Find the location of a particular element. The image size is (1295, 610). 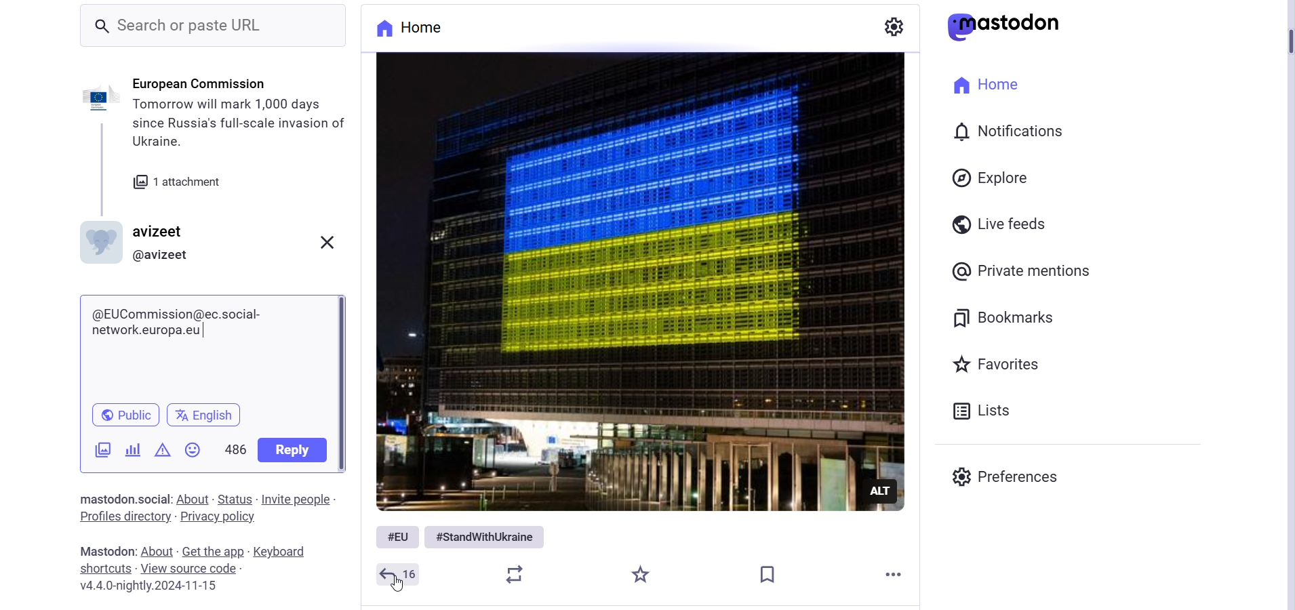

Reply Bar is located at coordinates (213, 345).